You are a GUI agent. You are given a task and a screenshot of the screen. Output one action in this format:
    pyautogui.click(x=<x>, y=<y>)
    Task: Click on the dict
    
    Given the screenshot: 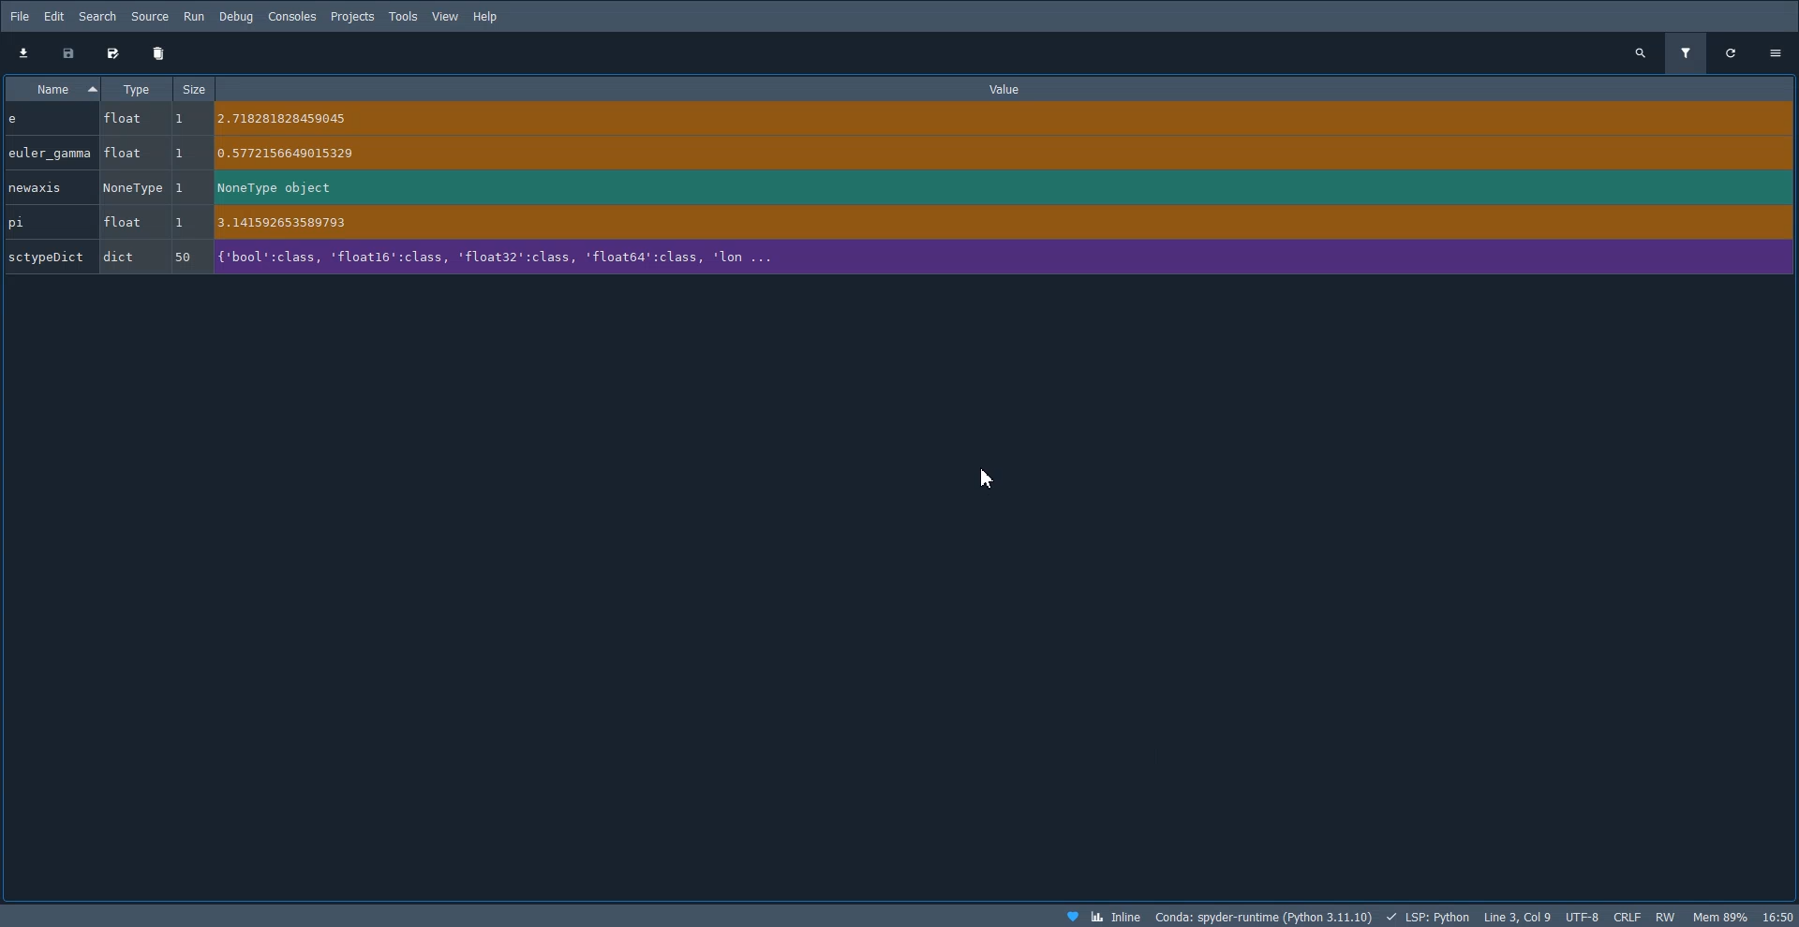 What is the action you would take?
    pyautogui.click(x=117, y=256)
    